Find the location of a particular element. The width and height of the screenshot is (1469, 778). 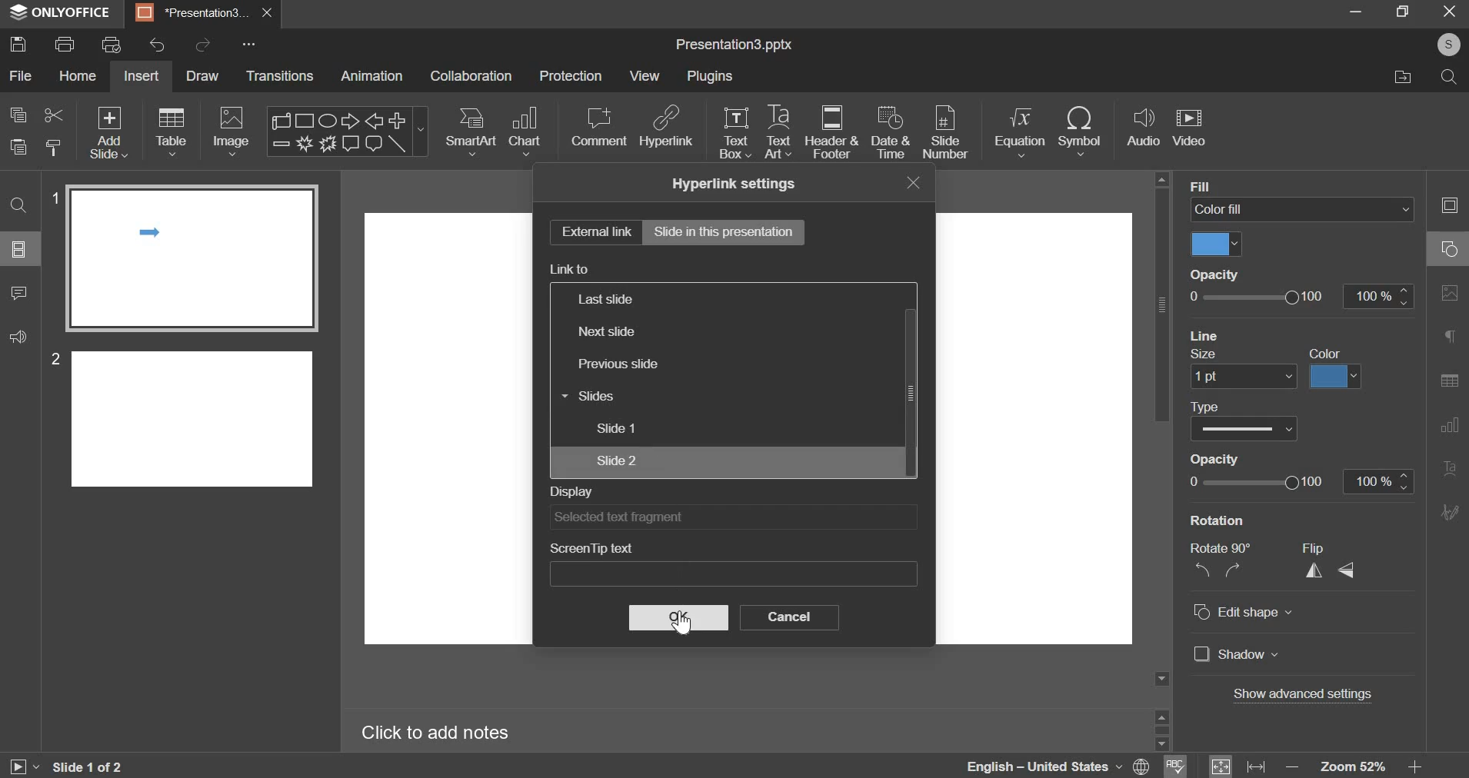

rounded rectangular callout is located at coordinates (373, 146).